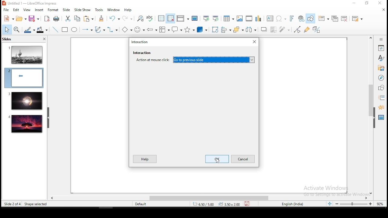 Image resolution: width=388 pixels, height=218 pixels. Describe the element at coordinates (258, 18) in the screenshot. I see `charts` at that location.